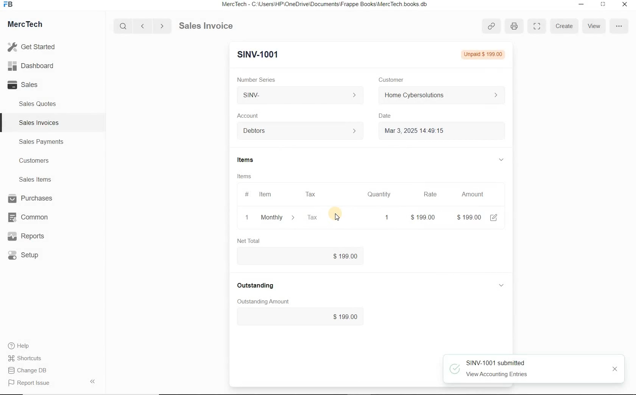 The image size is (636, 395). I want to click on MercTech - C:\Users\HP\OneDrive\Documents\Frappe Books\MercTech books db, so click(326, 5).